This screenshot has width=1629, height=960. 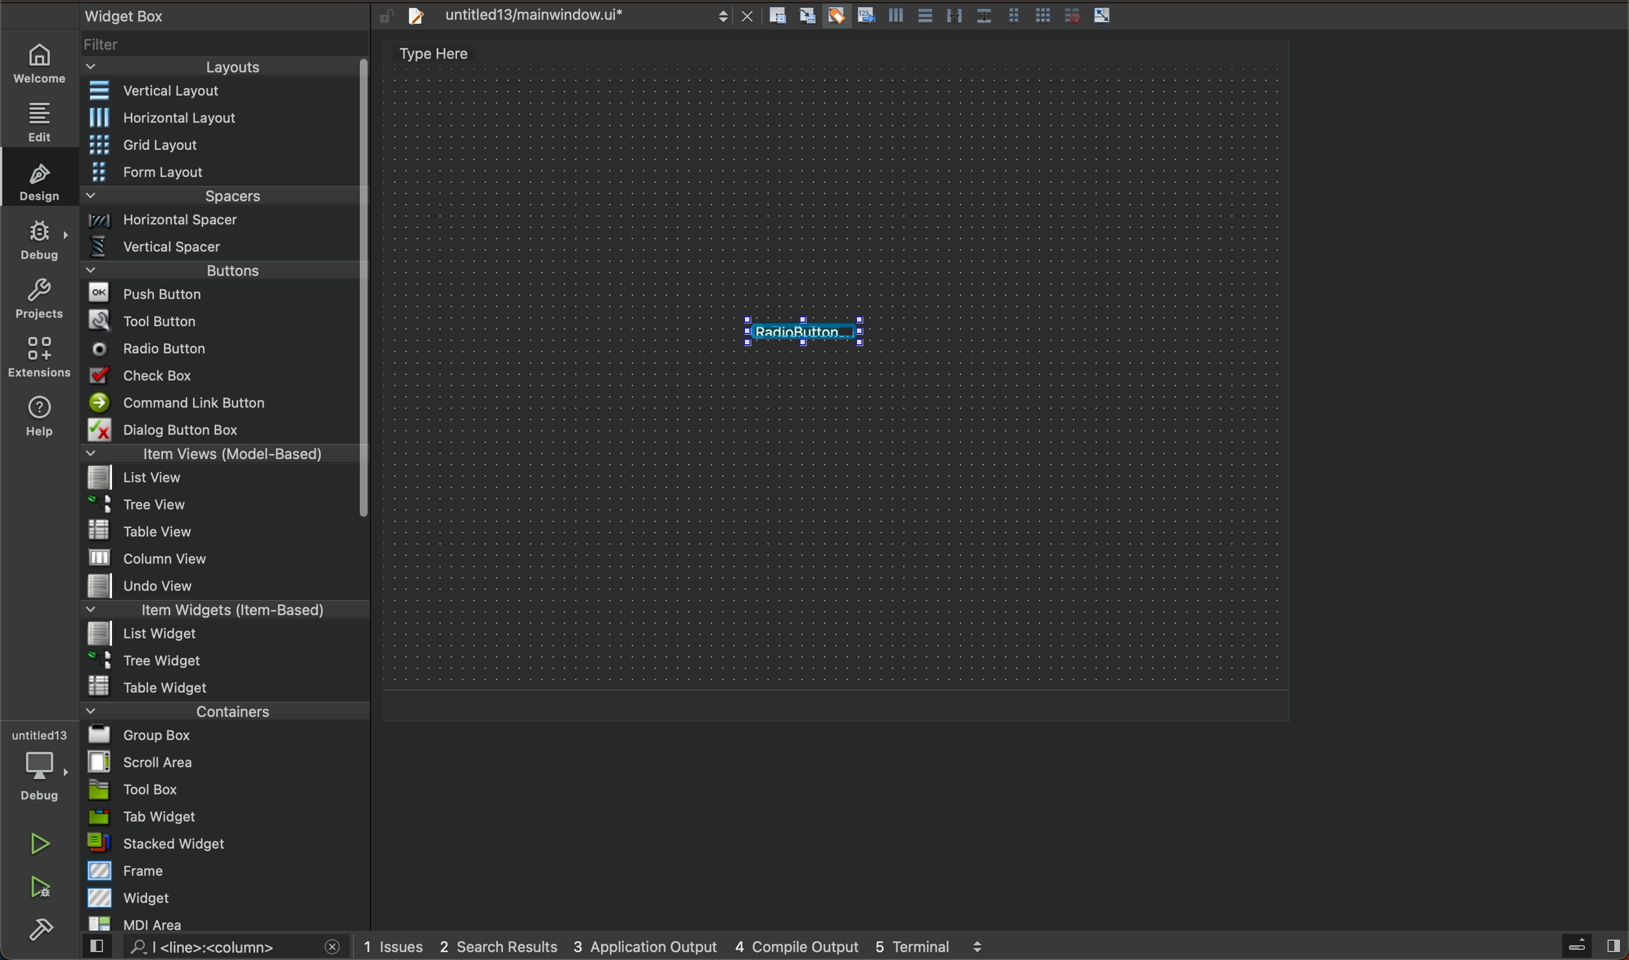 What do you see at coordinates (226, 843) in the screenshot?
I see `stacked widget` at bounding box center [226, 843].